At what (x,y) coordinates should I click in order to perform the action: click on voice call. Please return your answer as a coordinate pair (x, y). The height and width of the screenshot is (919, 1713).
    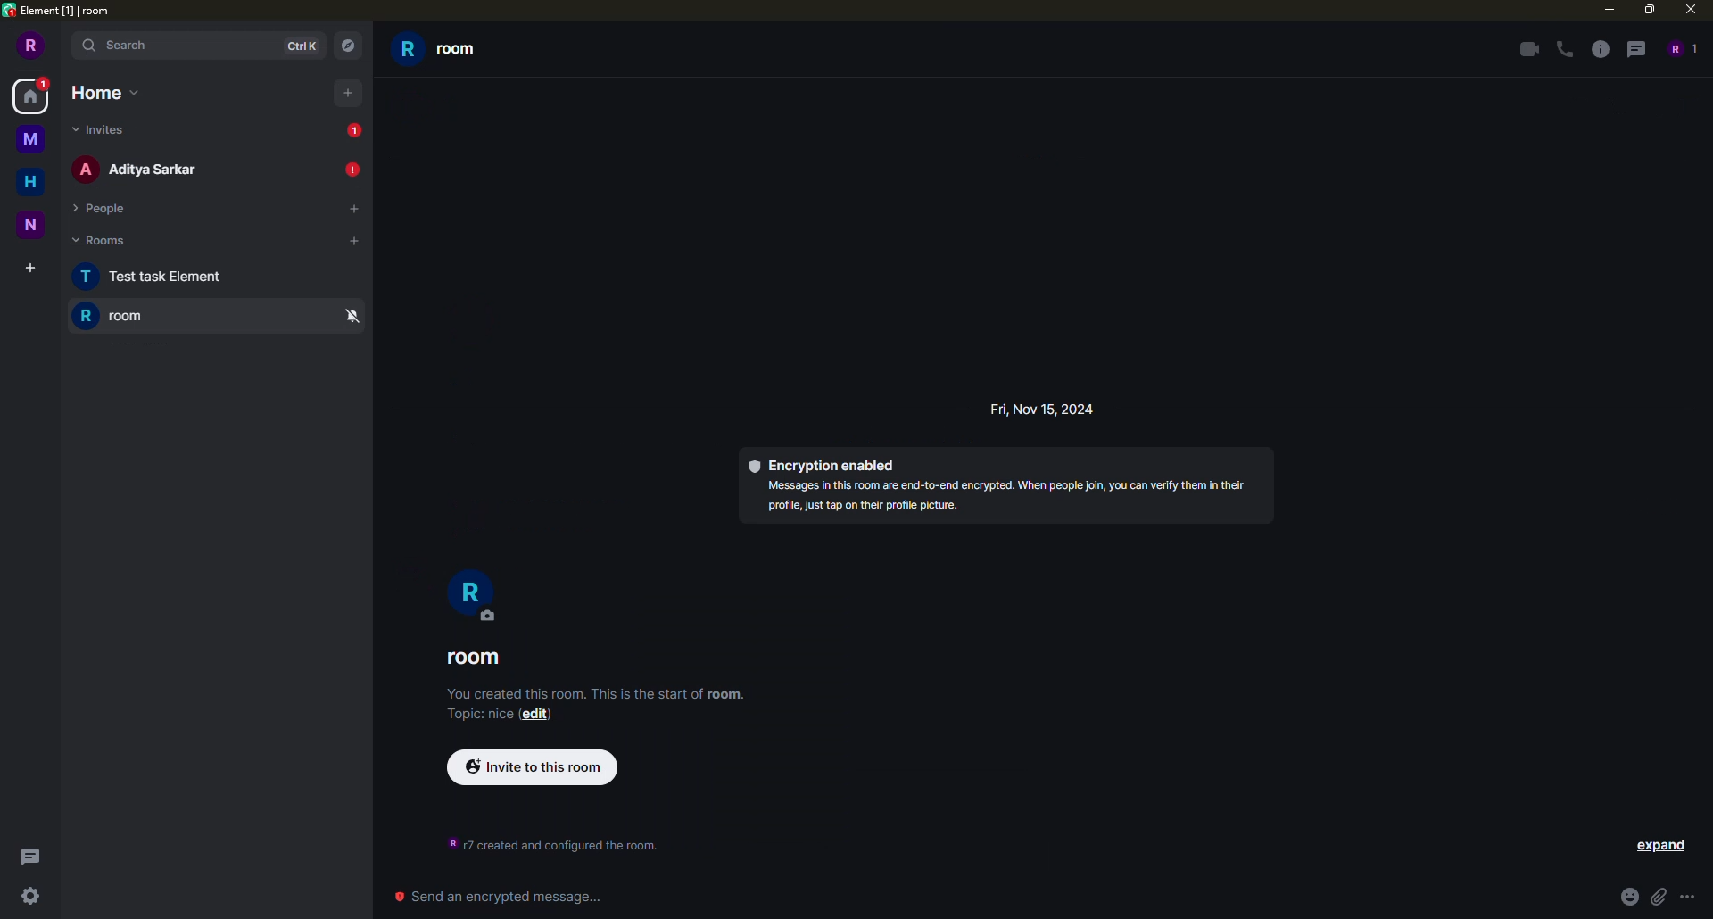
    Looking at the image, I should click on (1568, 50).